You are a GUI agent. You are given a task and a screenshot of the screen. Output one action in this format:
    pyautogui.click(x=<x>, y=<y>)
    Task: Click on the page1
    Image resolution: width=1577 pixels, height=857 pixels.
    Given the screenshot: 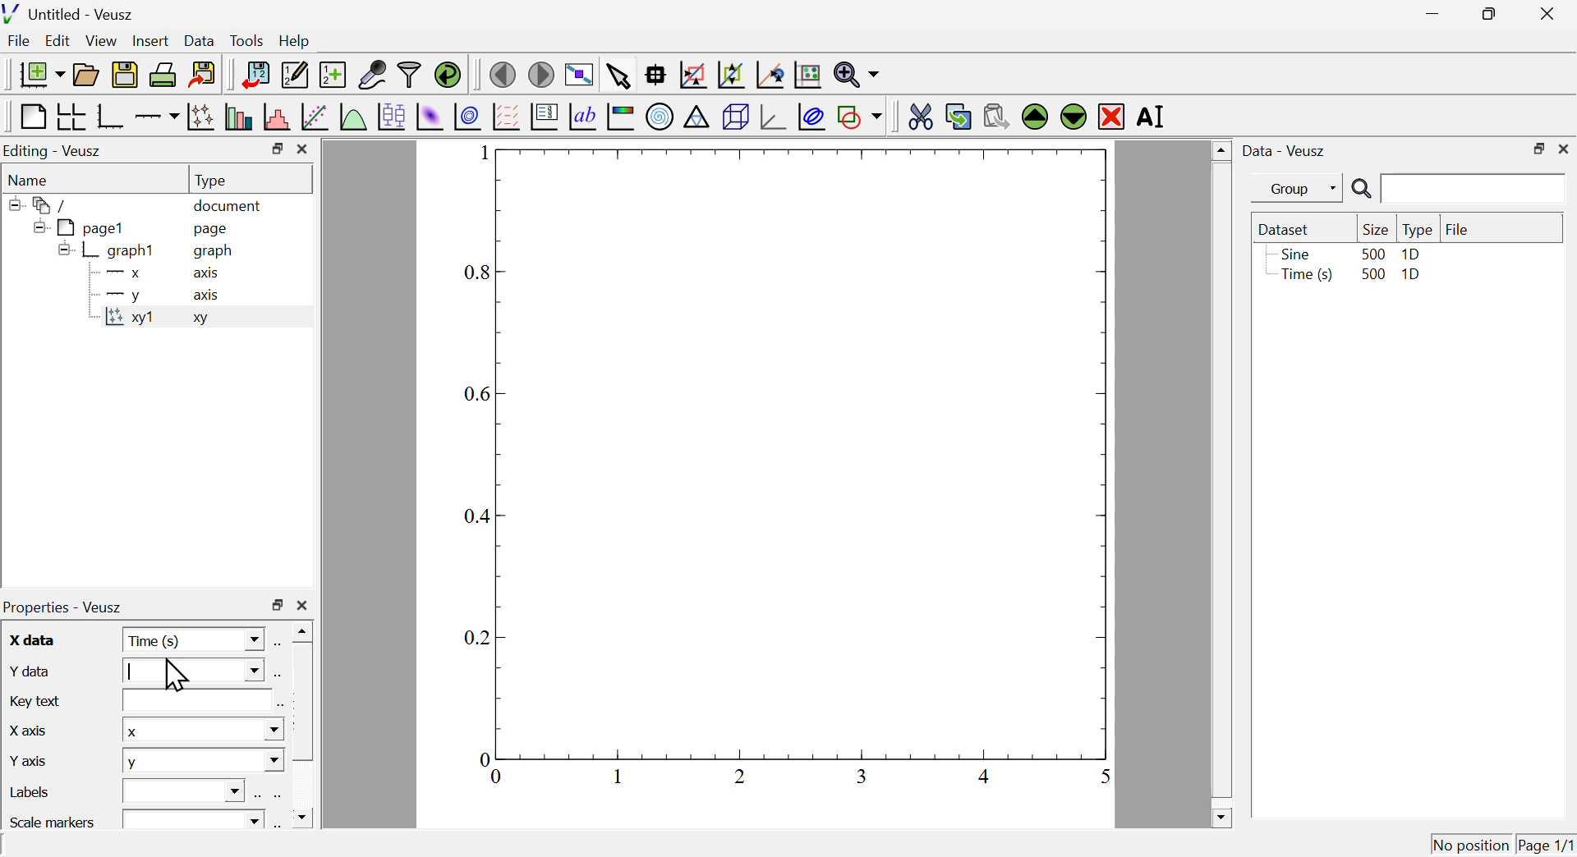 What is the action you would take?
    pyautogui.click(x=81, y=227)
    